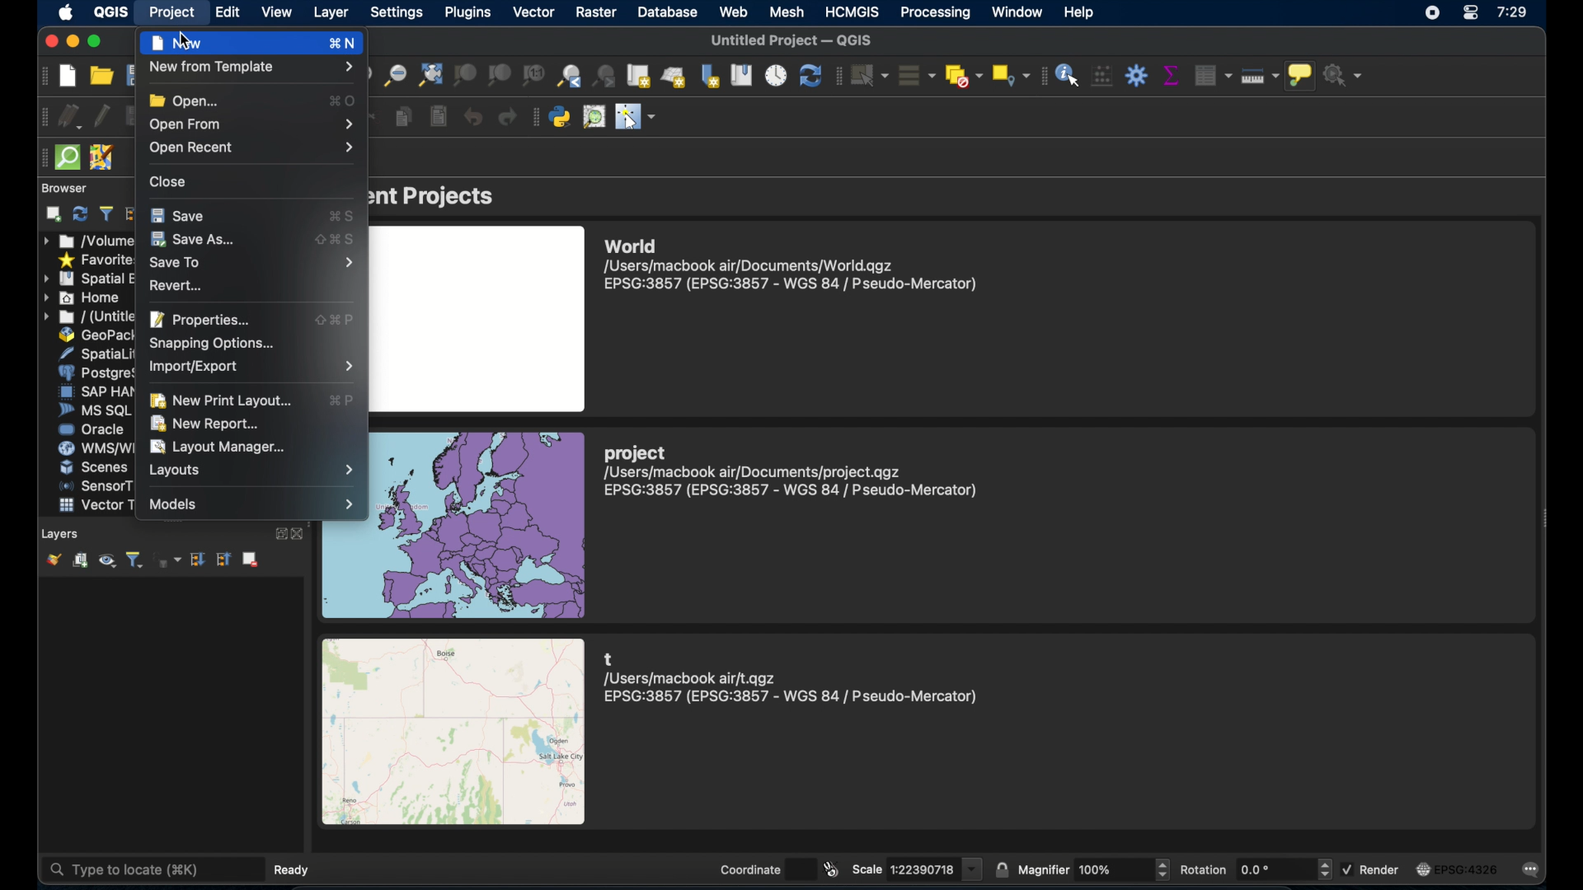 The height and width of the screenshot is (890, 1583). What do you see at coordinates (917, 76) in the screenshot?
I see `select all features` at bounding box center [917, 76].